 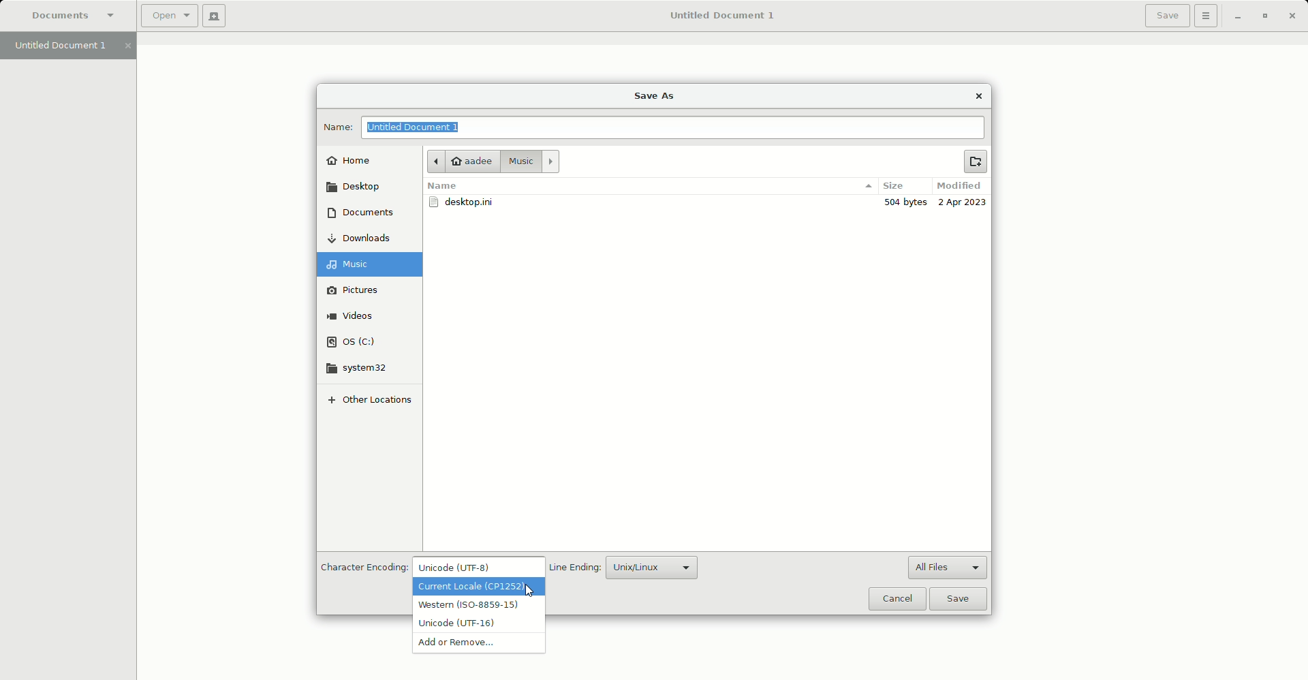 I want to click on Restore, so click(x=1264, y=16).